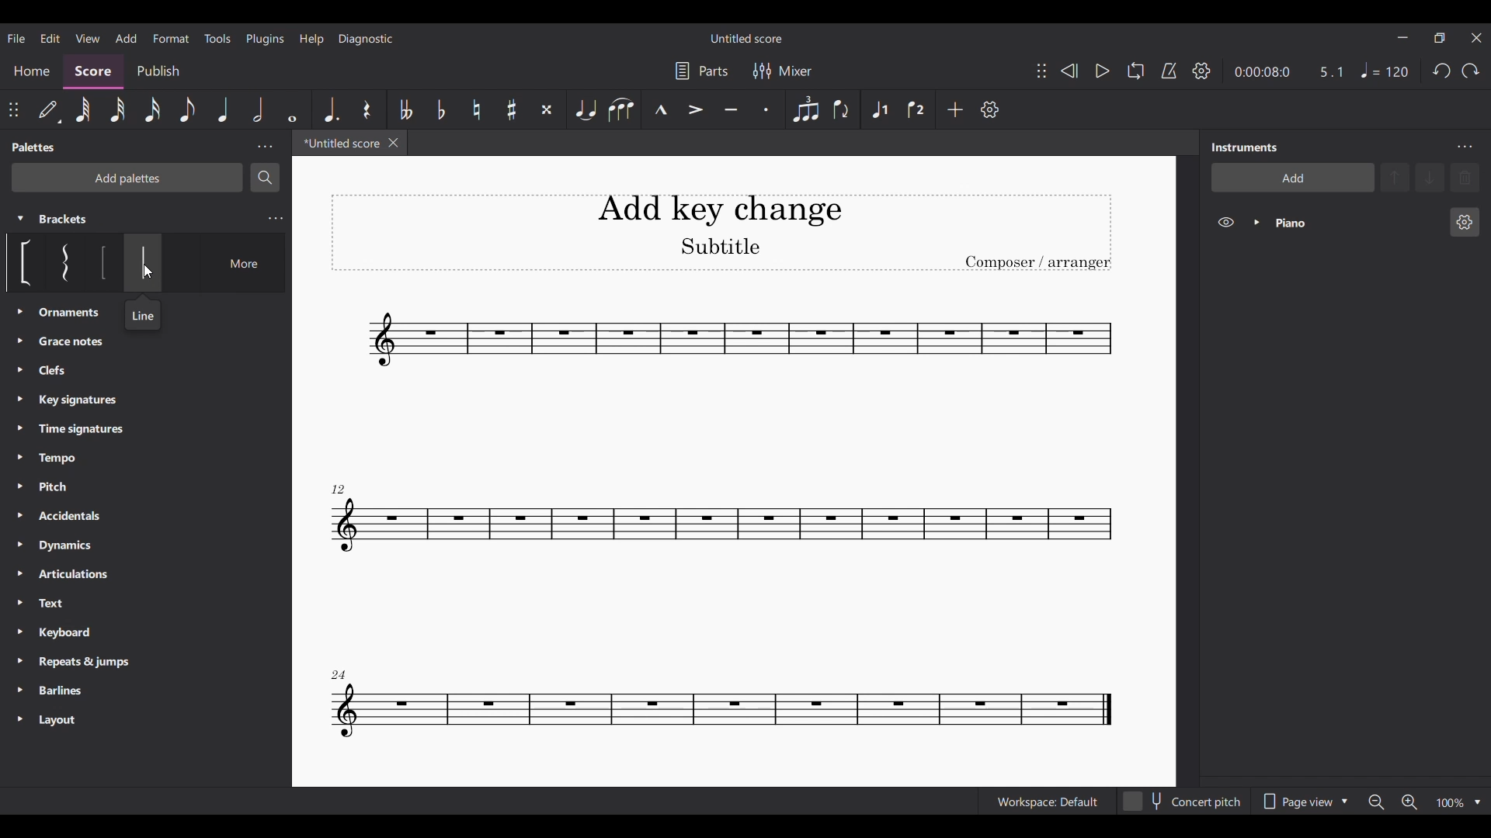 Image resolution: width=1491 pixels, height=838 pixels. Describe the element at coordinates (12, 109) in the screenshot. I see `Change position of toolbar` at that location.